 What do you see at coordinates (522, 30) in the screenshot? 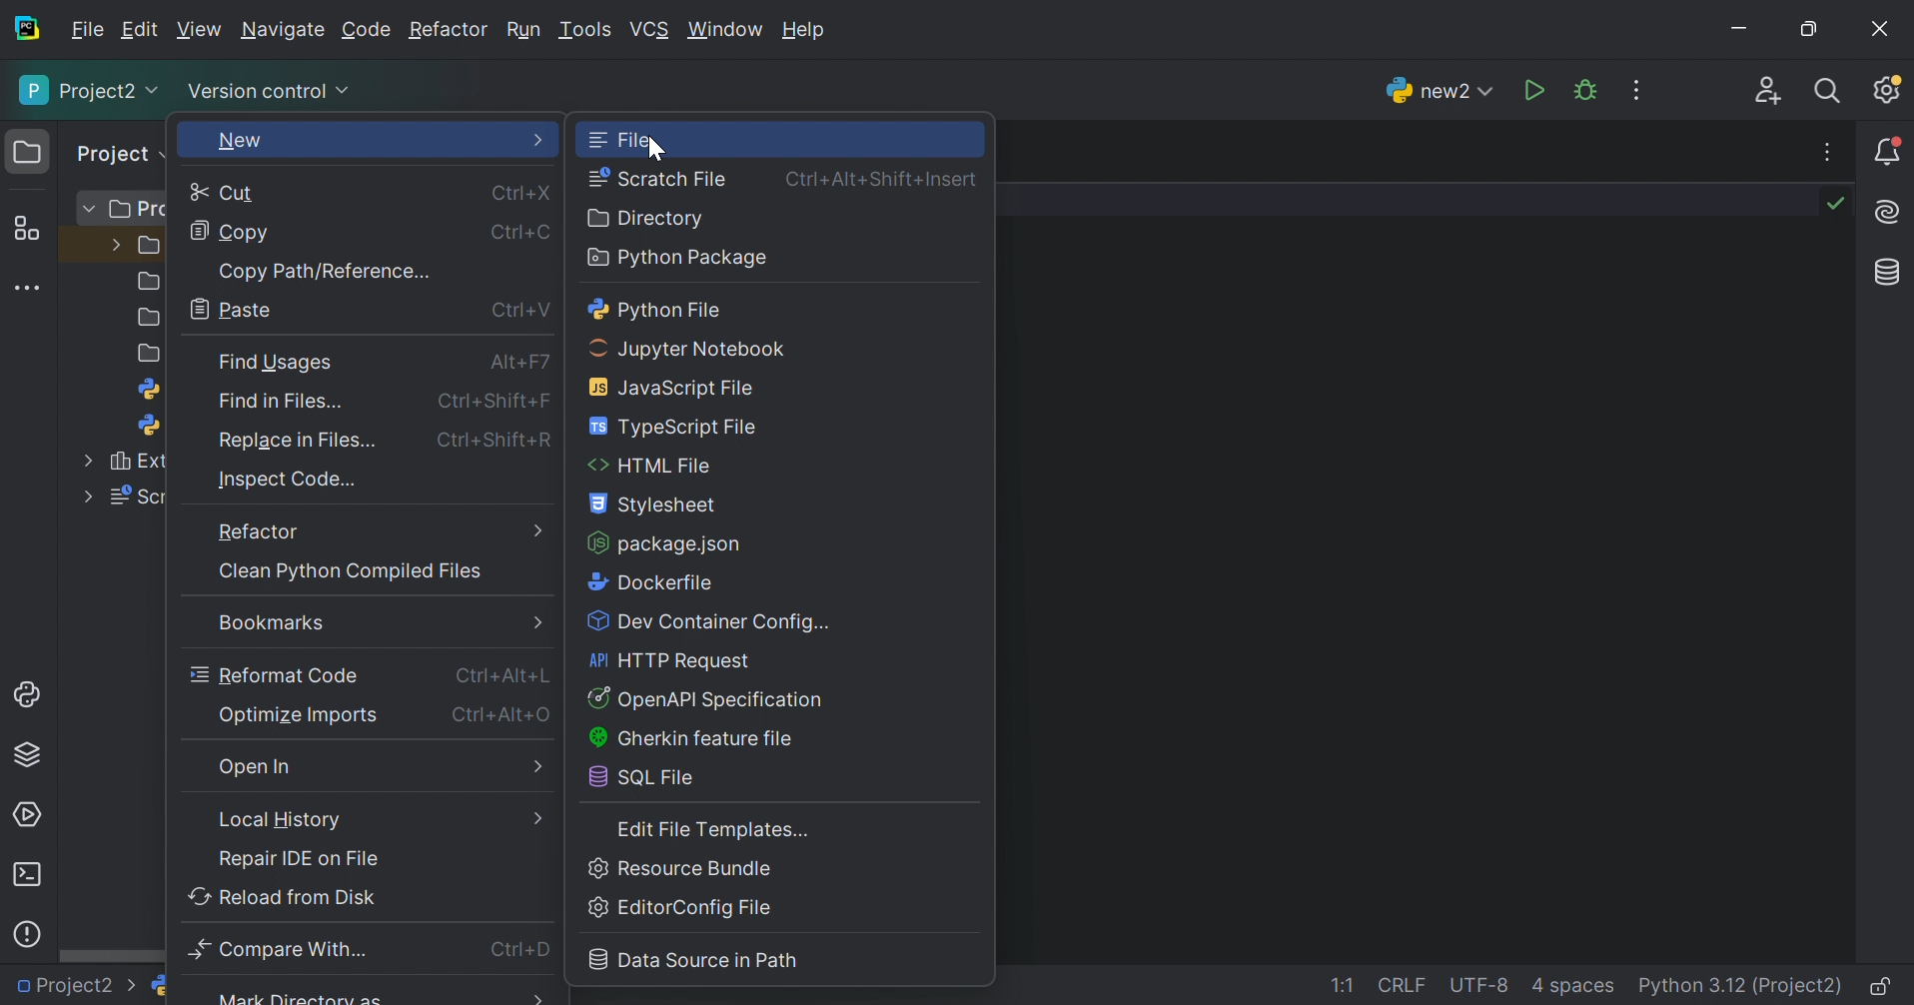
I see `Run` at bounding box center [522, 30].